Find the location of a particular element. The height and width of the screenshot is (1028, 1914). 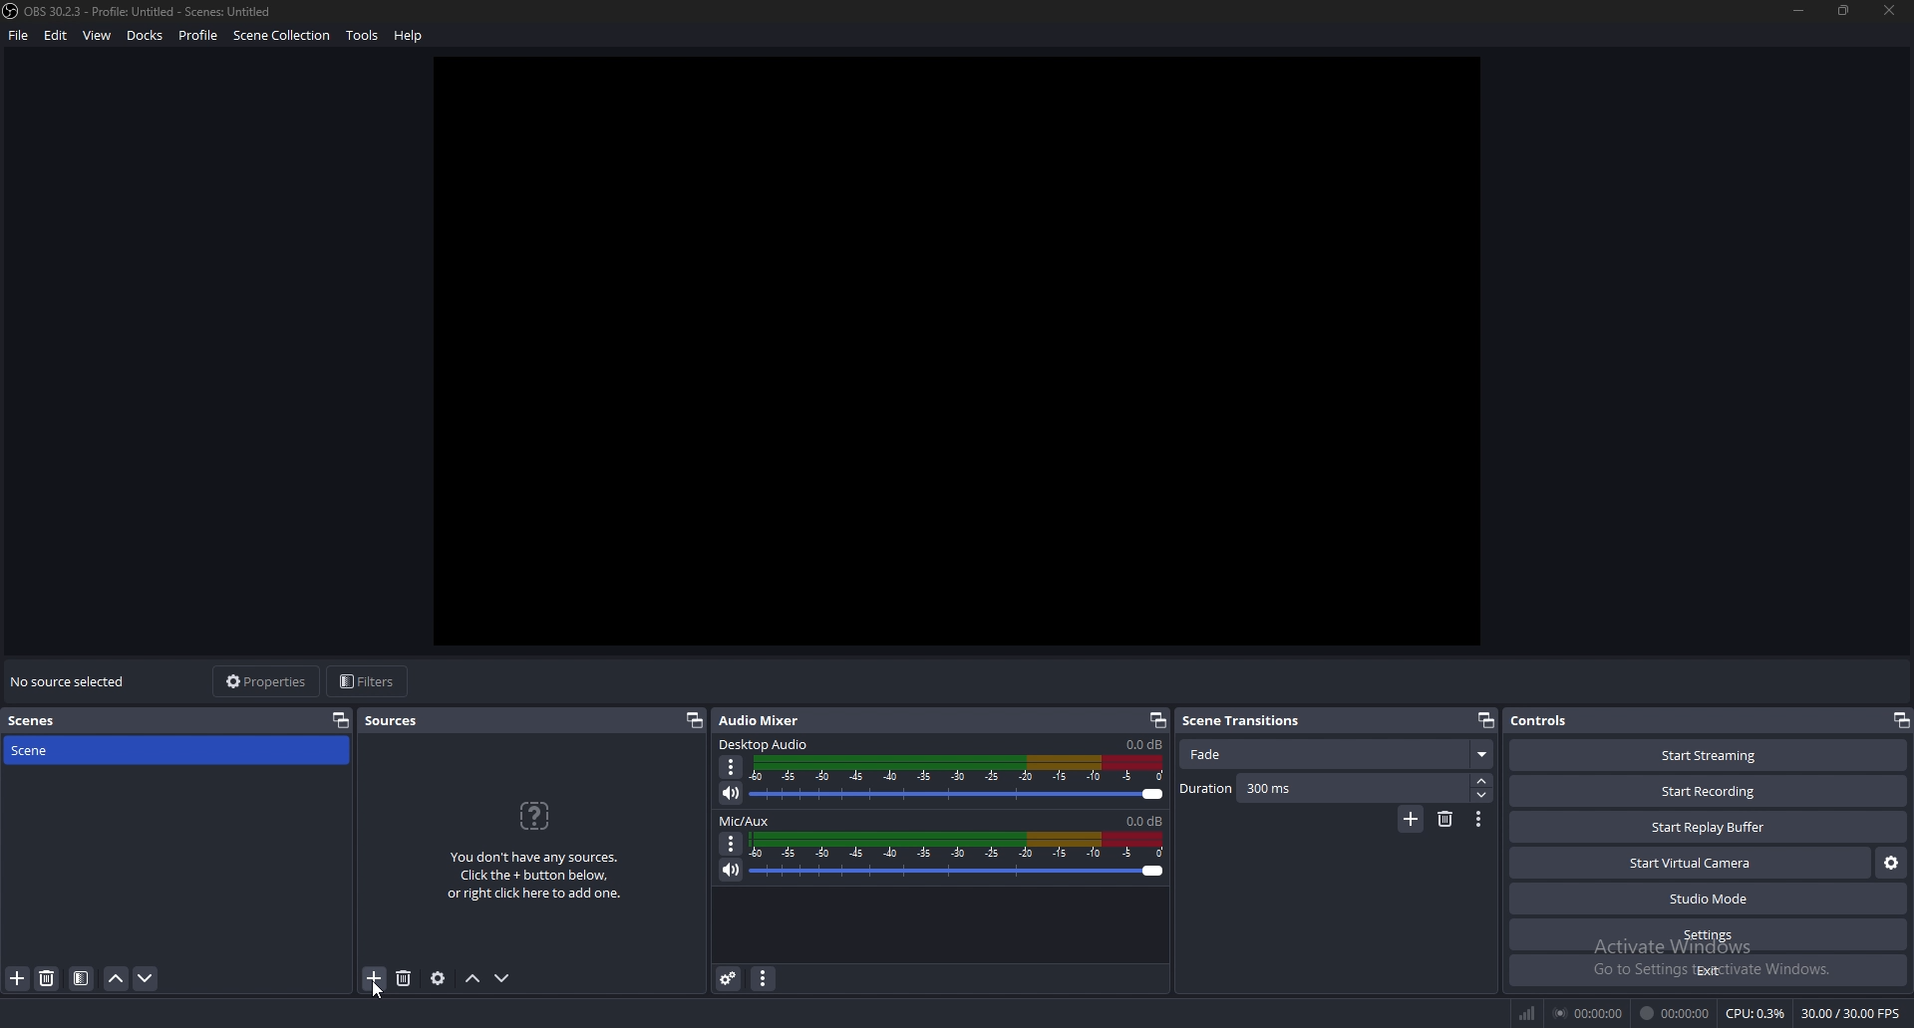

fade is located at coordinates (1339, 756).